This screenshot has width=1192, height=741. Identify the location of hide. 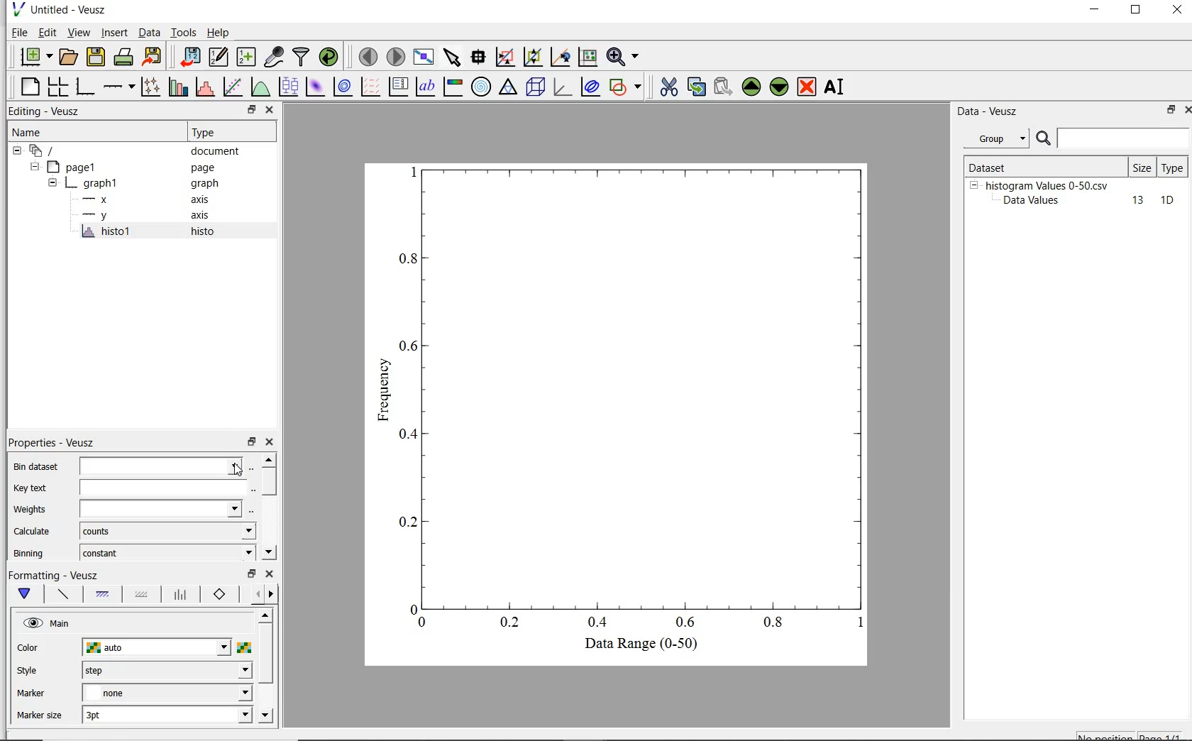
(53, 184).